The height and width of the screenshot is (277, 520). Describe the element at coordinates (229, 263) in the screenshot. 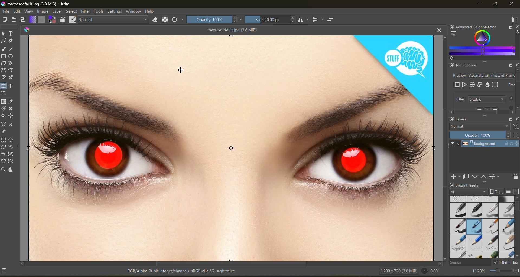

I see `horizontal scroll bar` at that location.